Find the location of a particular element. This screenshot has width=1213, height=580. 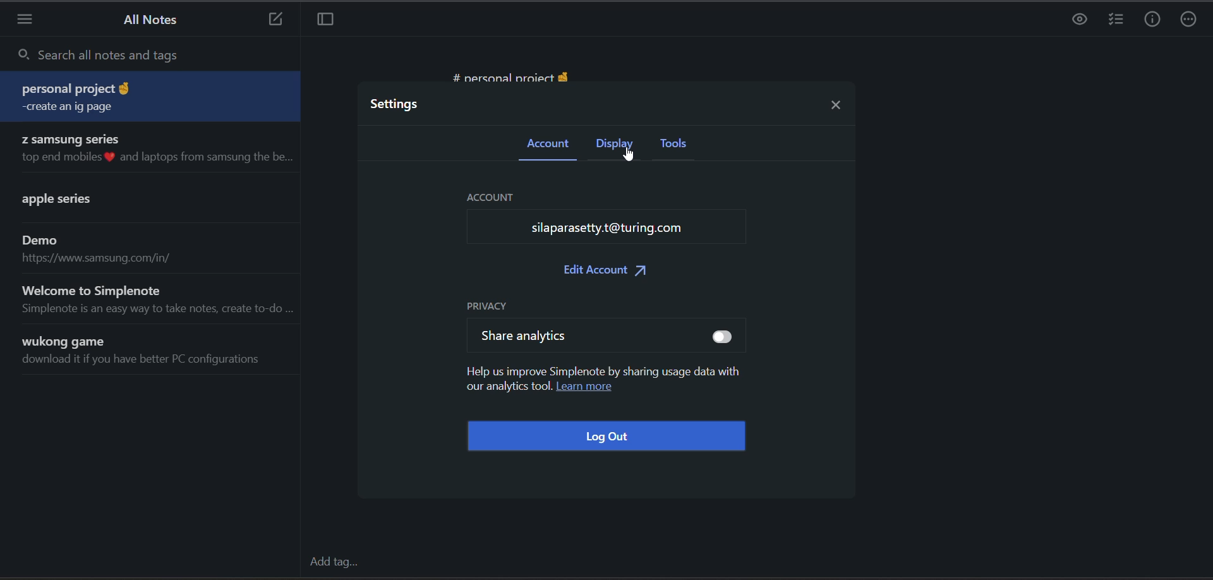

search all notes and tags is located at coordinates (156, 57).